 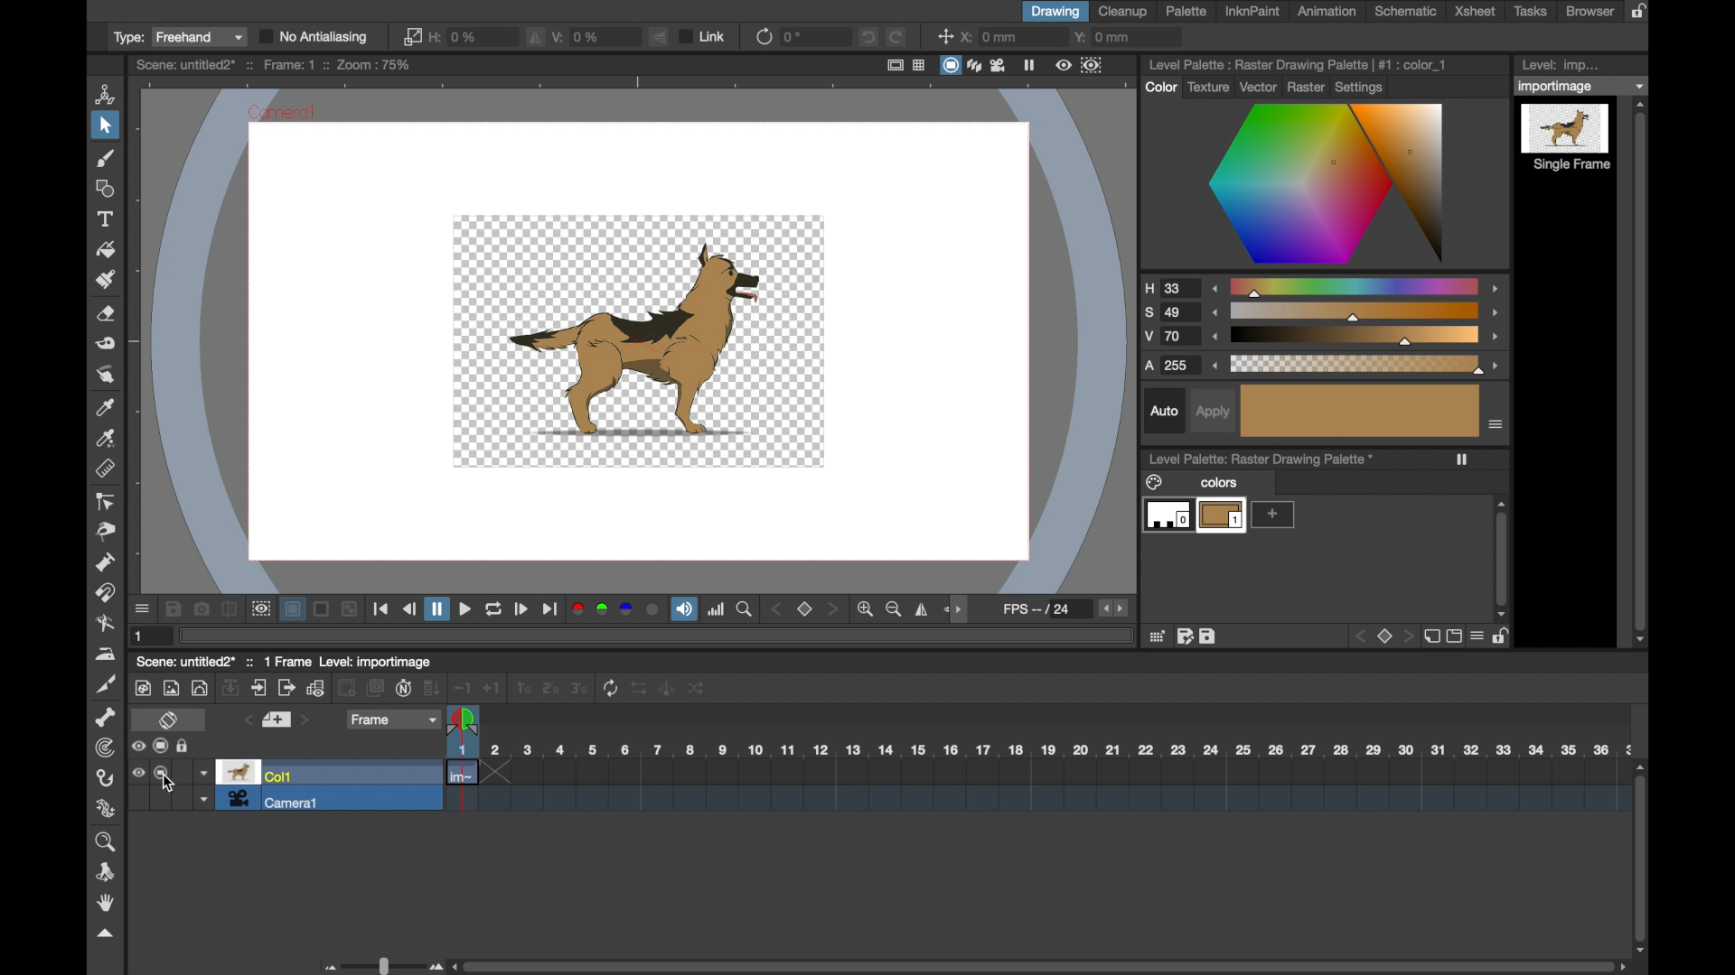 What do you see at coordinates (437, 609) in the screenshot?
I see `pause` at bounding box center [437, 609].